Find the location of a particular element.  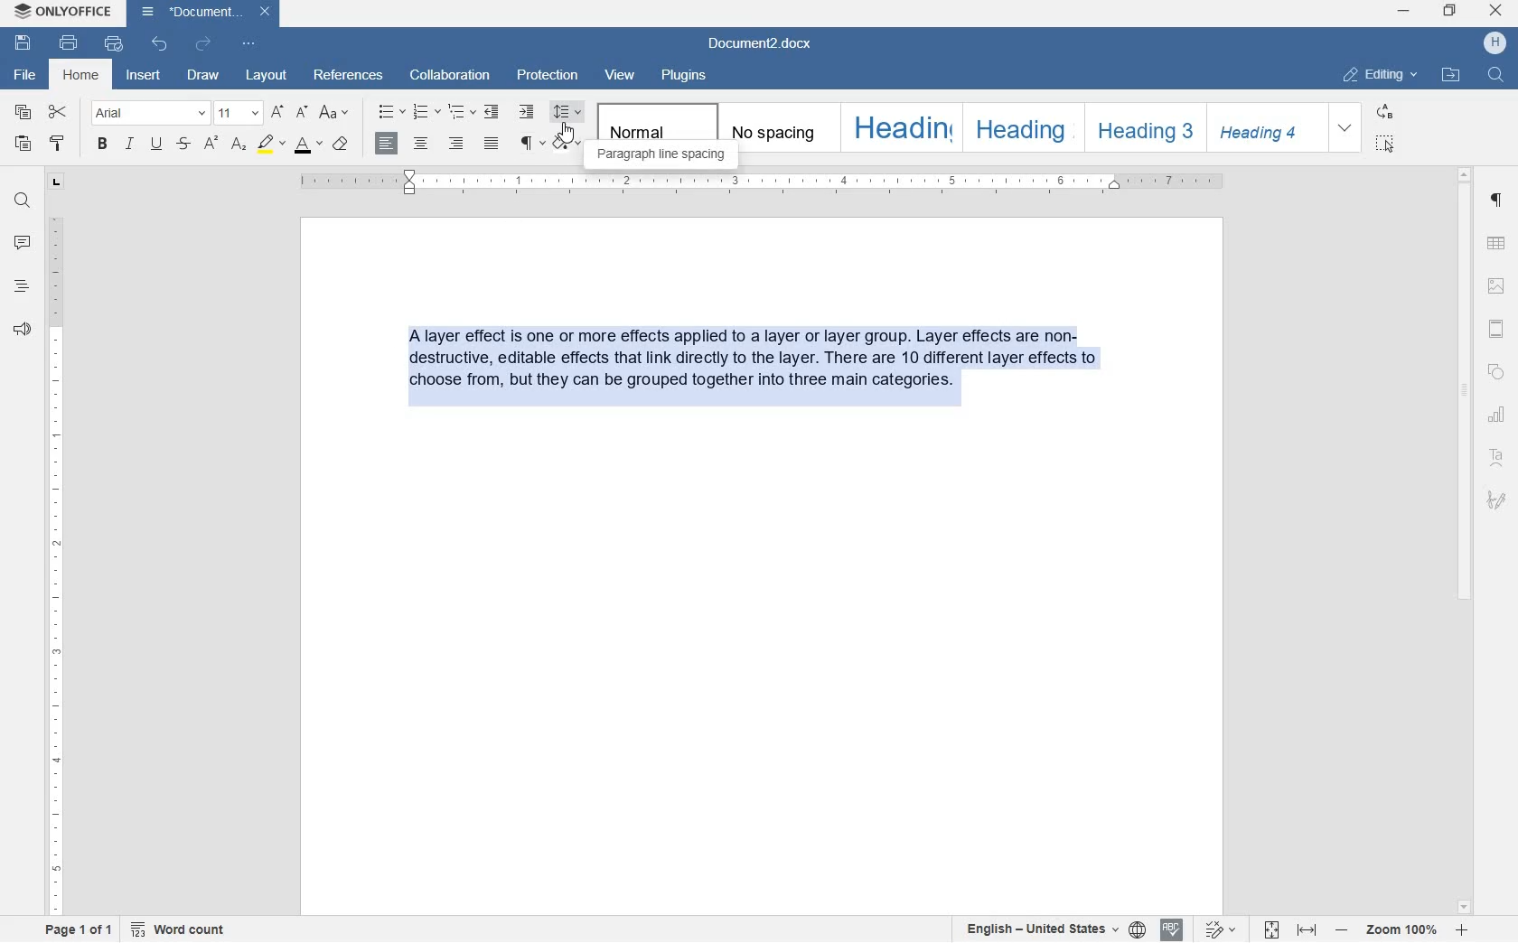

paragraph line spacing is located at coordinates (661, 155).